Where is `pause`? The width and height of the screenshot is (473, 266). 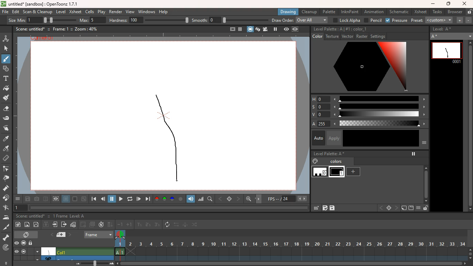
pause is located at coordinates (112, 198).